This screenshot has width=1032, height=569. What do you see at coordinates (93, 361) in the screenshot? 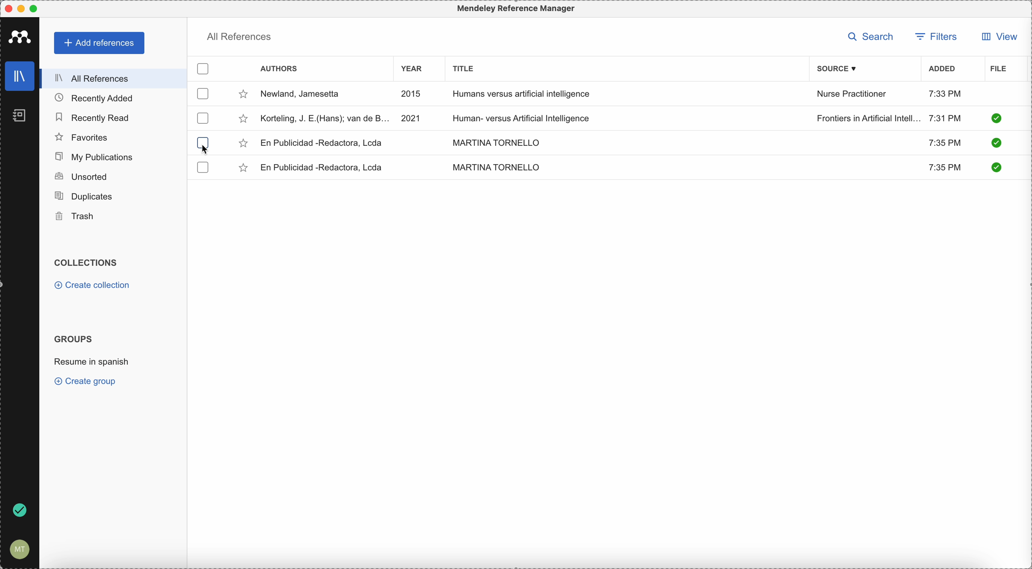
I see `resume in spanish group` at bounding box center [93, 361].